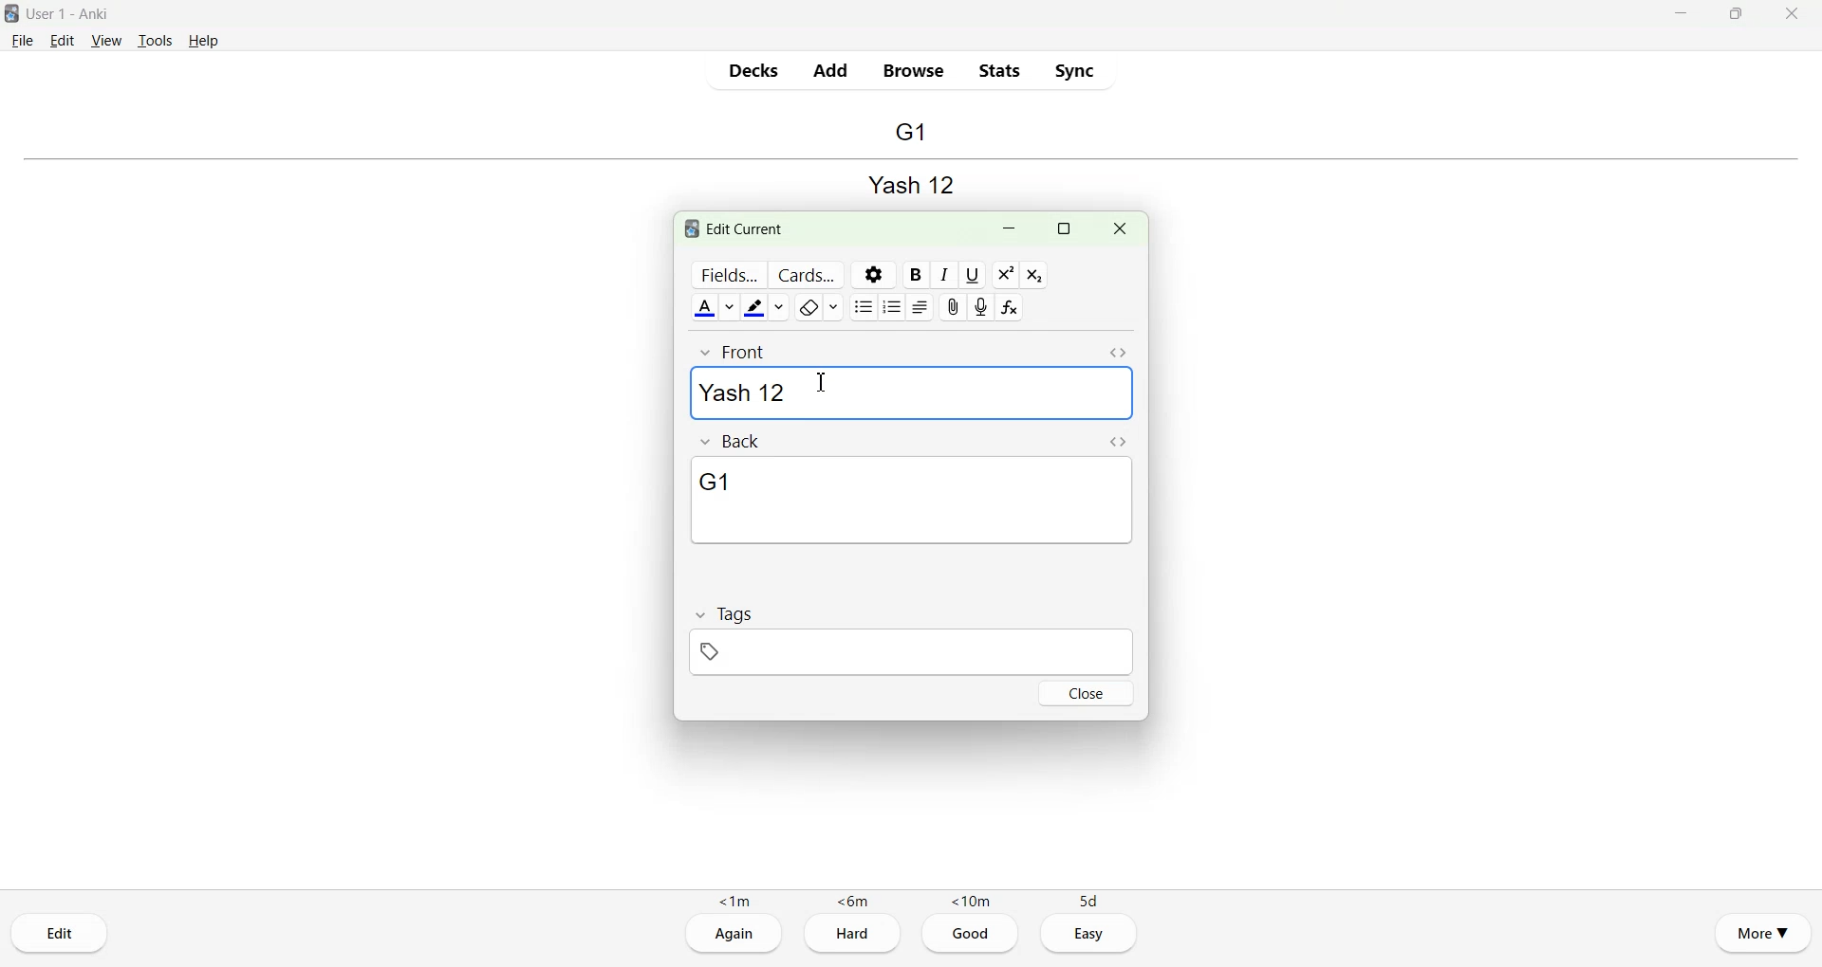 The height and width of the screenshot is (967, 1822). I want to click on Underline text, so click(976, 275).